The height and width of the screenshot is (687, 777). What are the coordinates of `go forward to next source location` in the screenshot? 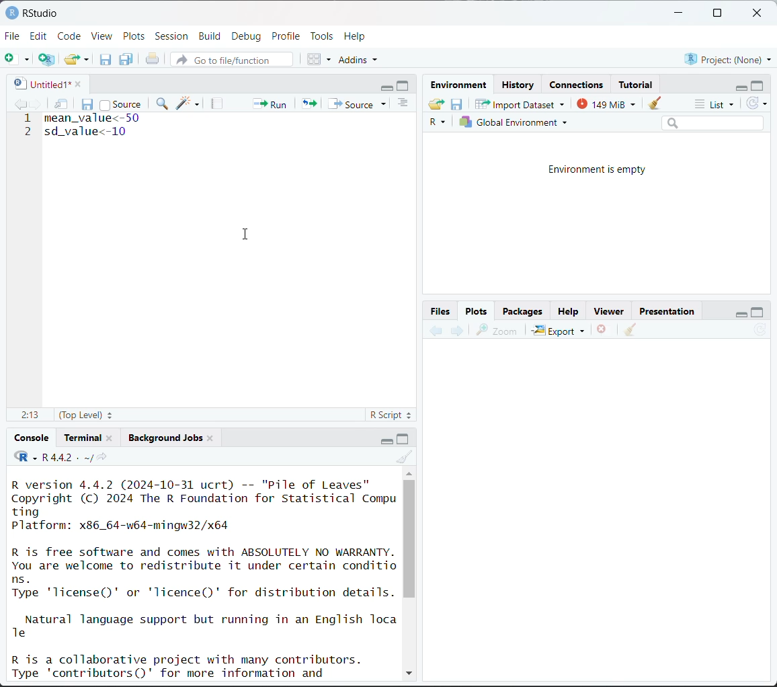 It's located at (36, 105).